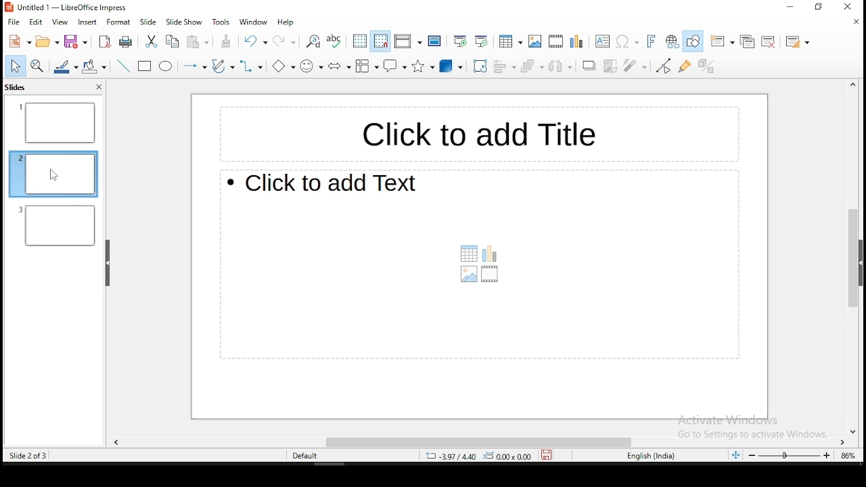 Image resolution: width=866 pixels, height=487 pixels. What do you see at coordinates (790, 455) in the screenshot?
I see `zoom slider` at bounding box center [790, 455].